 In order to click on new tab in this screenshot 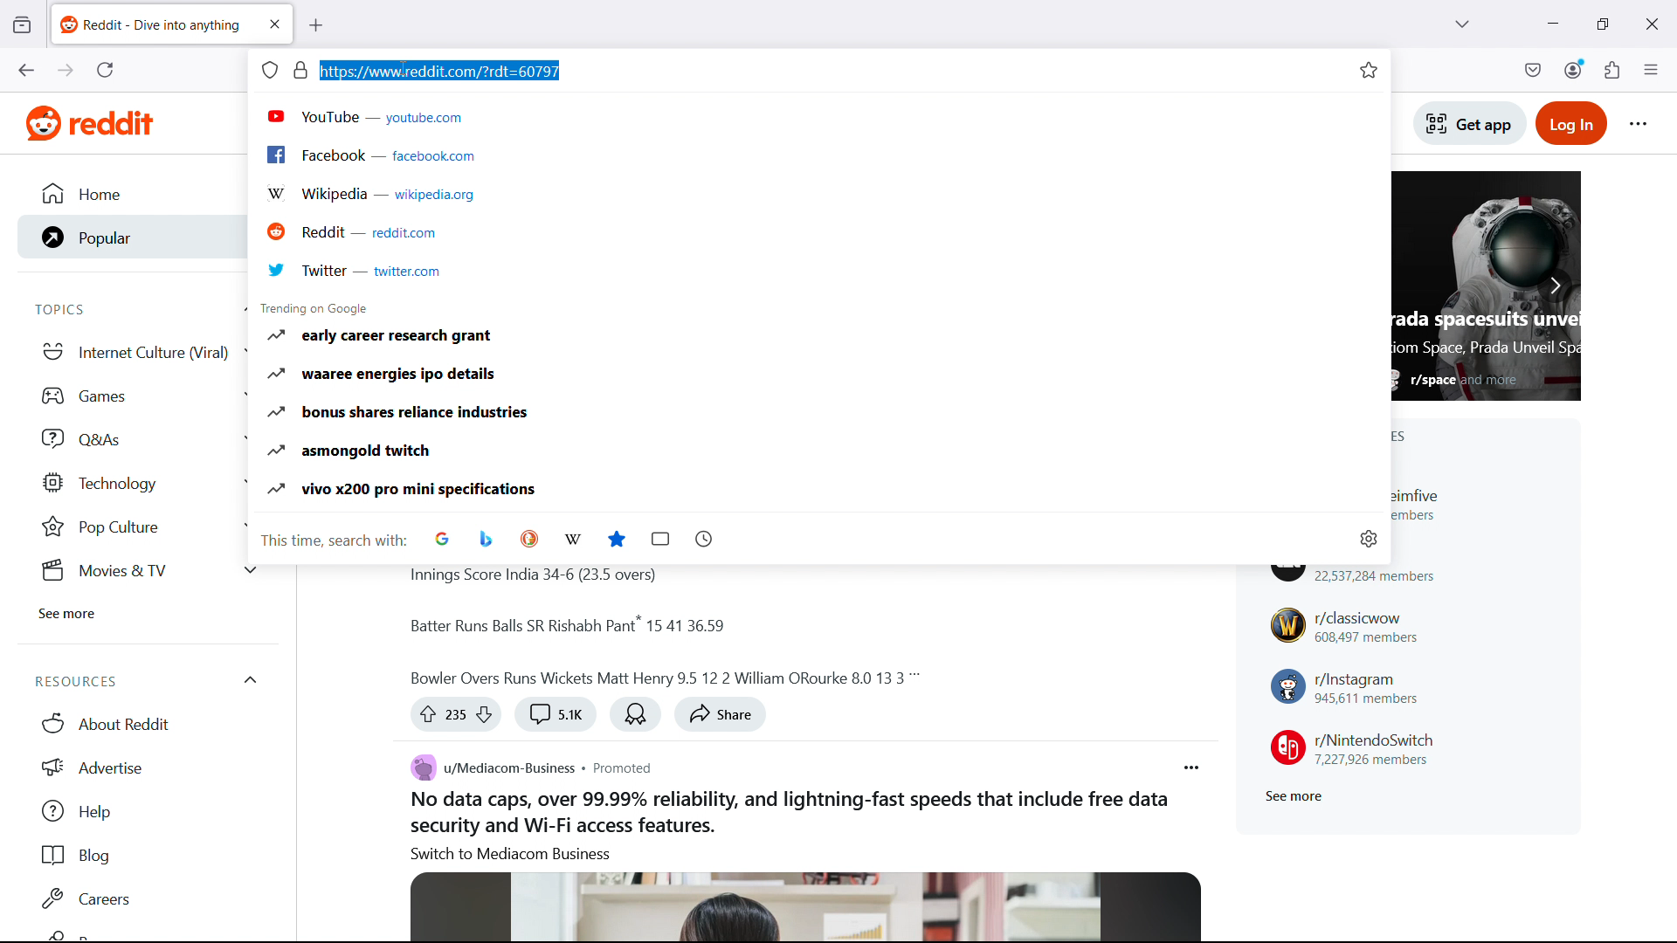, I will do `click(317, 25)`.